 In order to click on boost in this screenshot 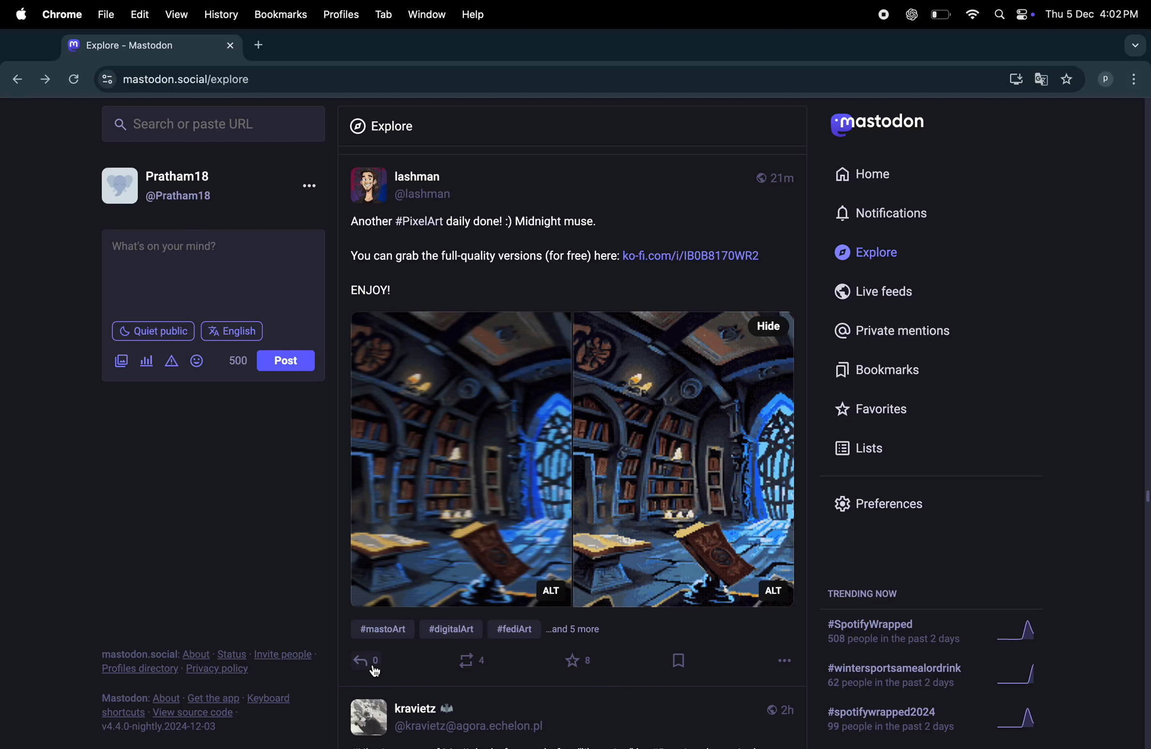, I will do `click(475, 662)`.